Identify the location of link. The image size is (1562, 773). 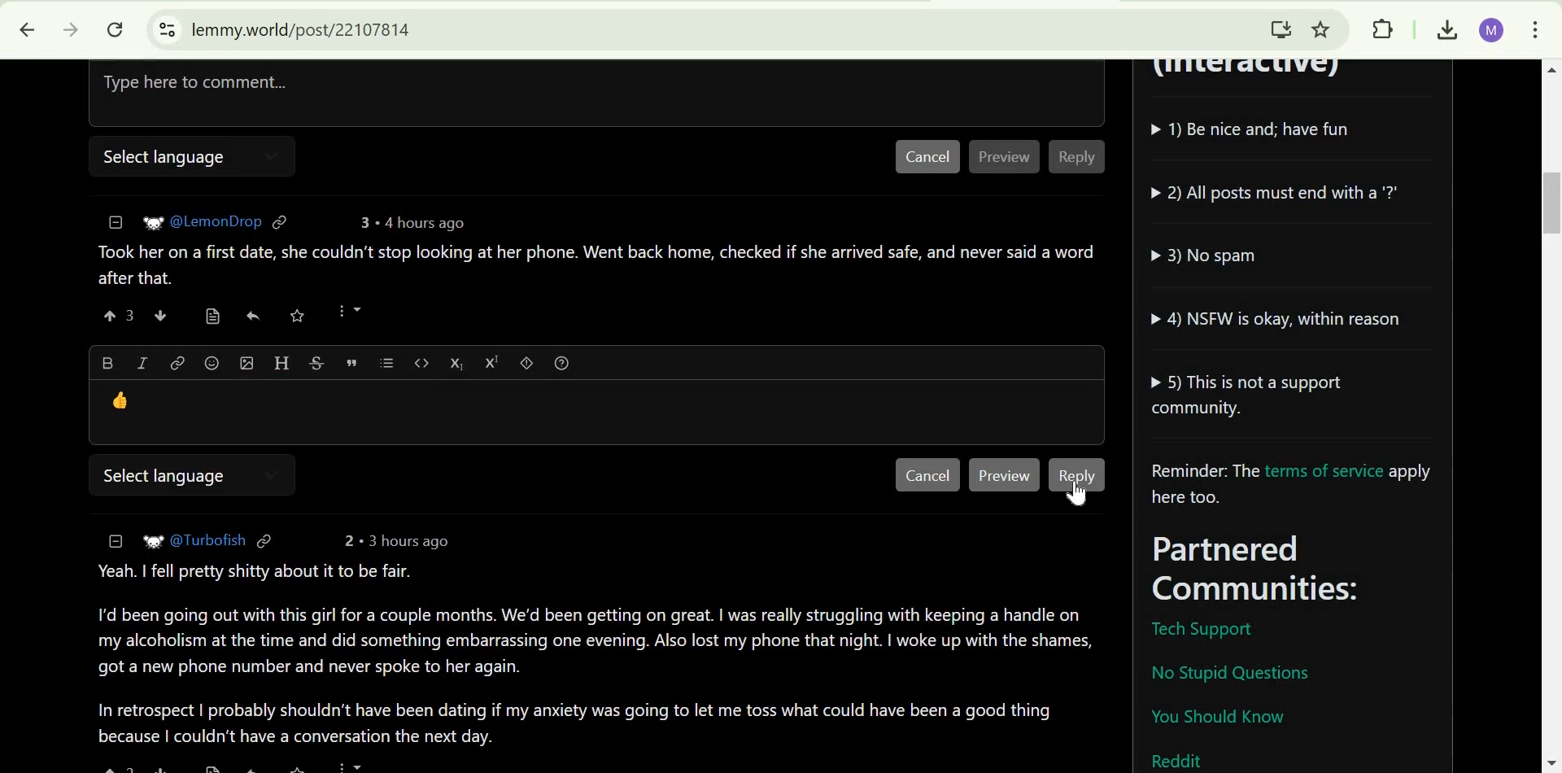
(177, 362).